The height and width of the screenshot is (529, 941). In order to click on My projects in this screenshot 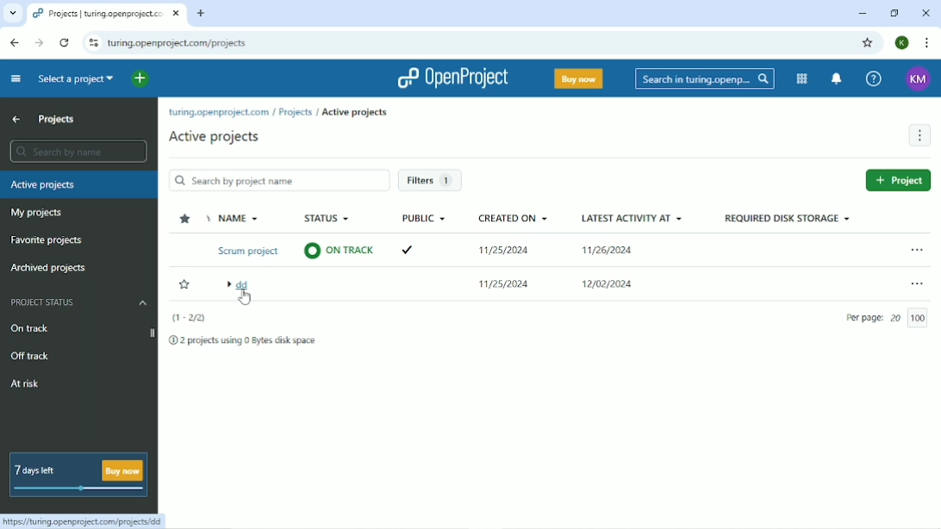, I will do `click(38, 213)`.